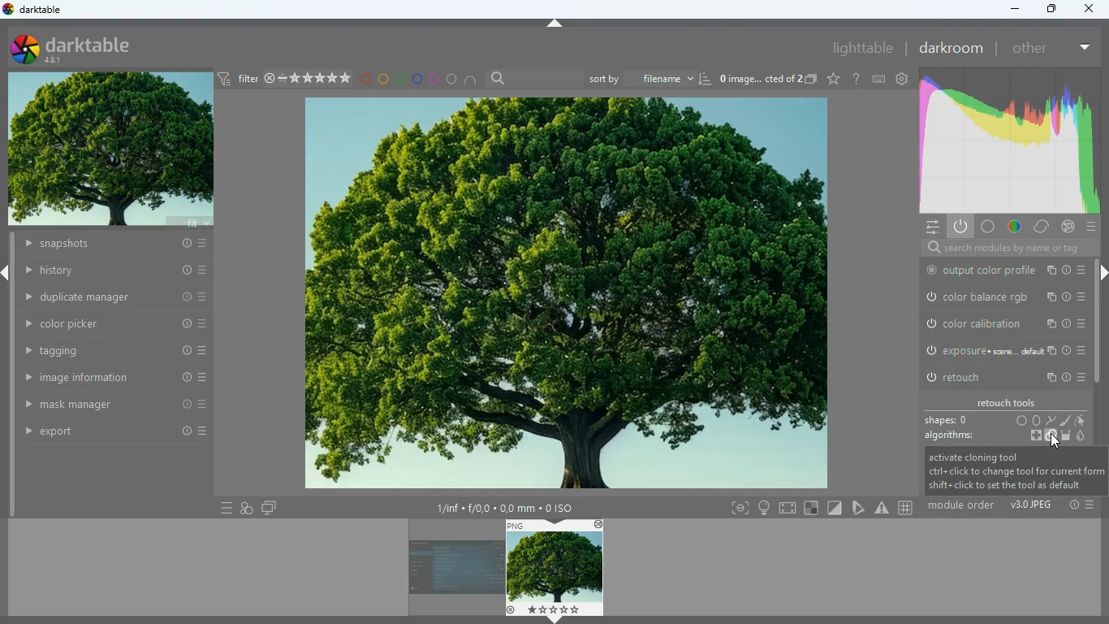 The height and width of the screenshot is (624, 1109). Describe the element at coordinates (901, 80) in the screenshot. I see `settings` at that location.